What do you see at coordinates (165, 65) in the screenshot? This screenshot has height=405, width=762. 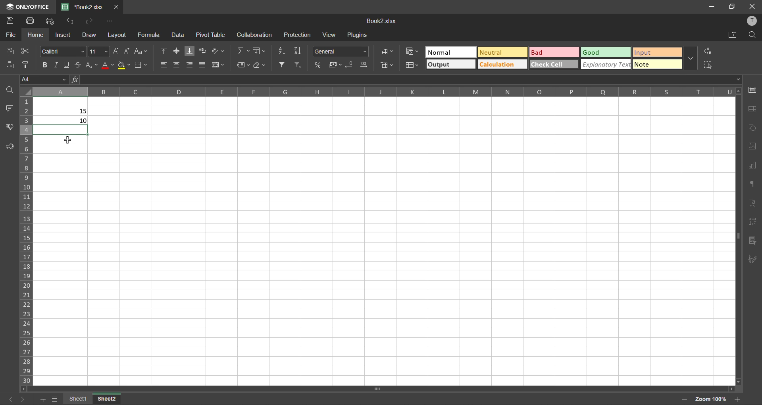 I see `align left` at bounding box center [165, 65].